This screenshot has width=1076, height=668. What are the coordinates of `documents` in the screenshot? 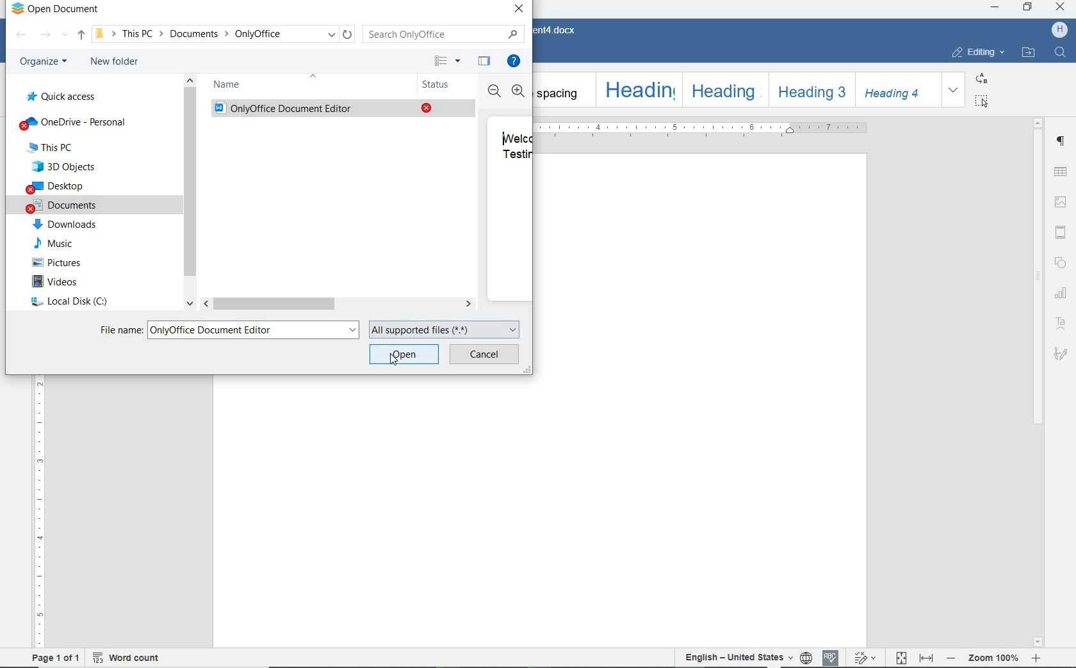 It's located at (59, 207).